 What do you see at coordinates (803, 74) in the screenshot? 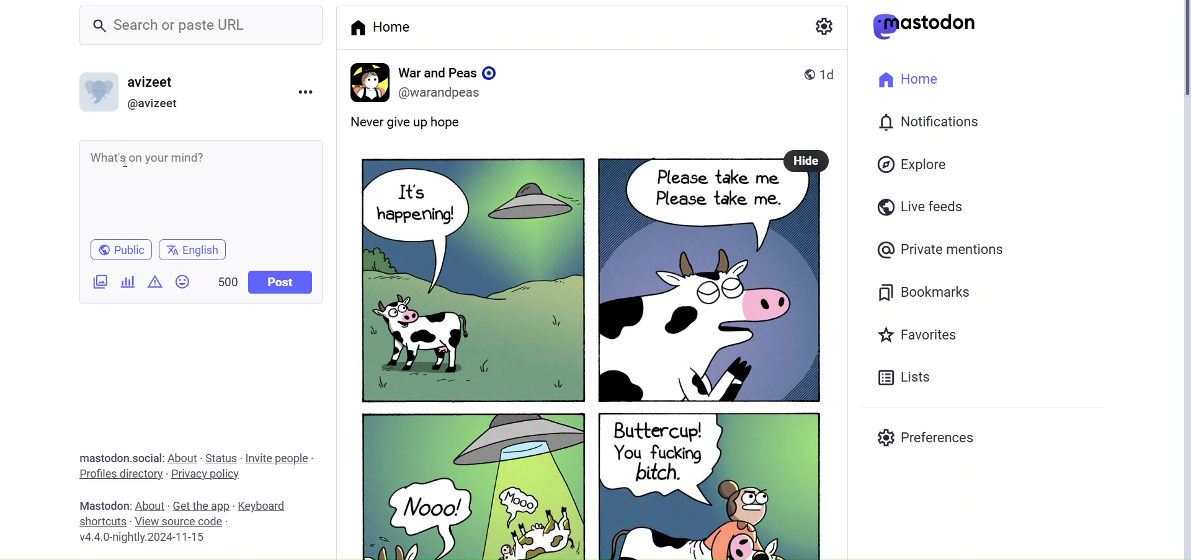
I see `public post` at bounding box center [803, 74].